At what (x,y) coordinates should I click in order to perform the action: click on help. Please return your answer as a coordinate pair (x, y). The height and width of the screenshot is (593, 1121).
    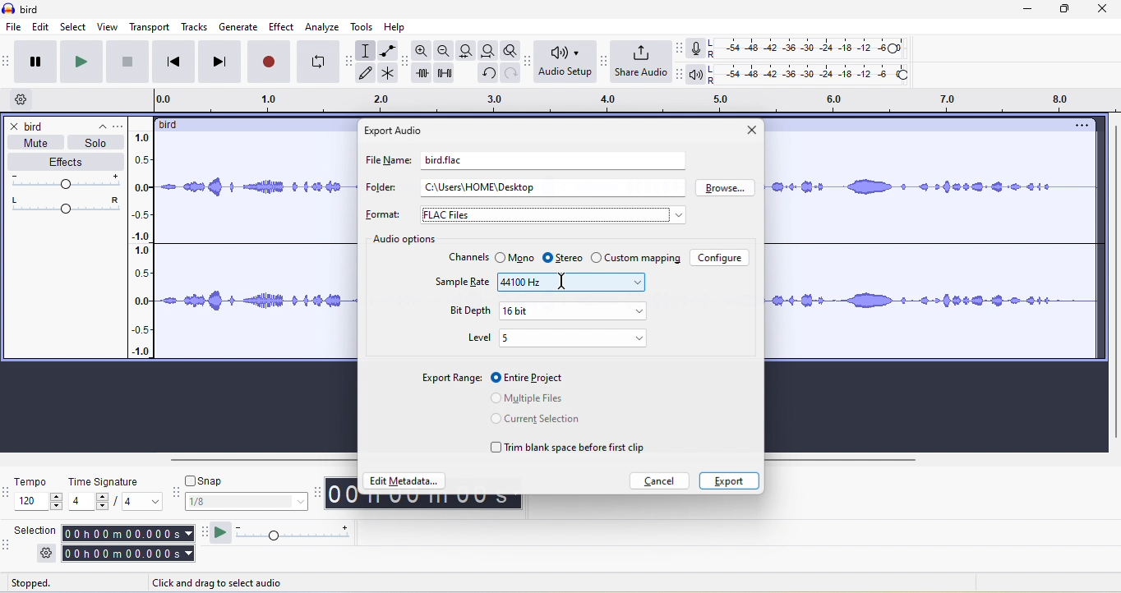
    Looking at the image, I should click on (399, 27).